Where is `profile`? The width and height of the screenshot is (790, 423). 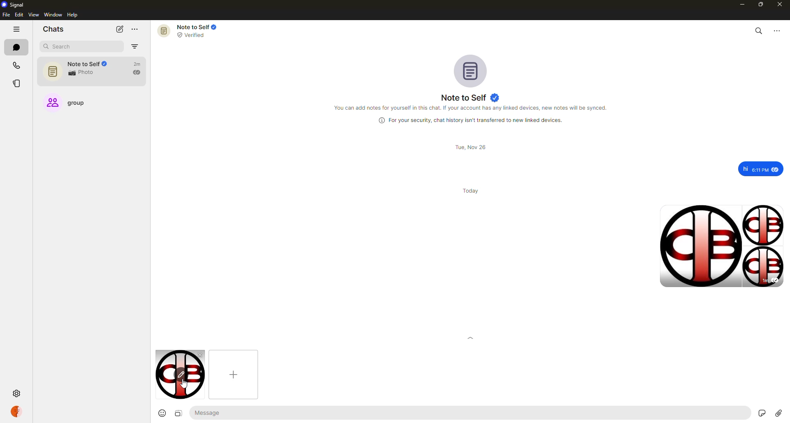
profile is located at coordinates (18, 412).